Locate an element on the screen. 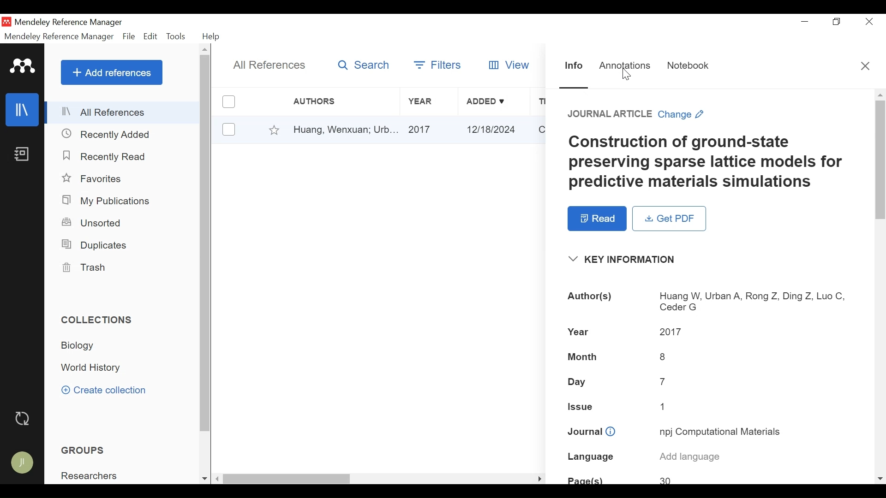 The image size is (886, 498). Vertical Scroll bar is located at coordinates (880, 161).